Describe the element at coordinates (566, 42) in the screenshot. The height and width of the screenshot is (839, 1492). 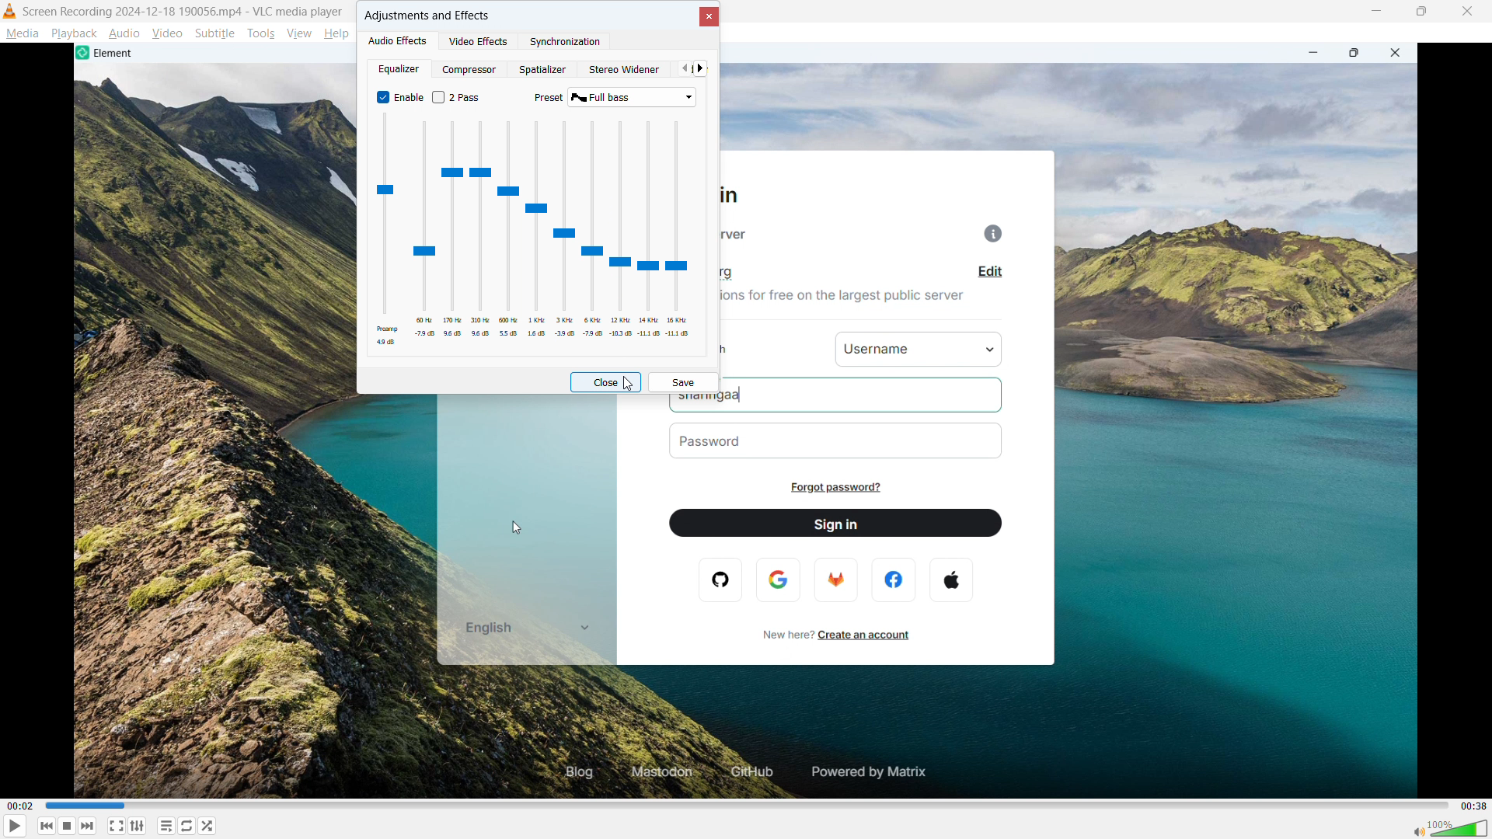
I see `synchronization ` at that location.